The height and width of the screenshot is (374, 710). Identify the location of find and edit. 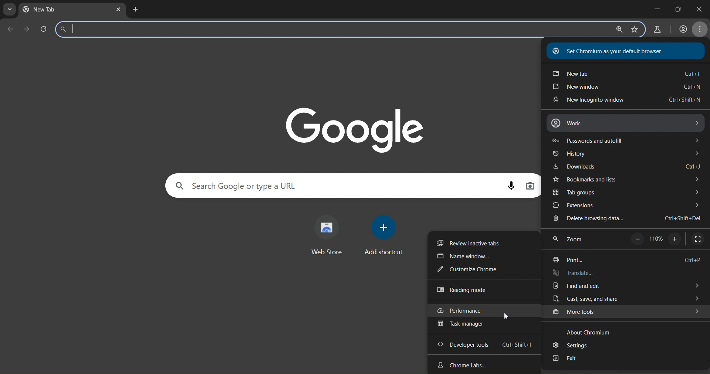
(624, 286).